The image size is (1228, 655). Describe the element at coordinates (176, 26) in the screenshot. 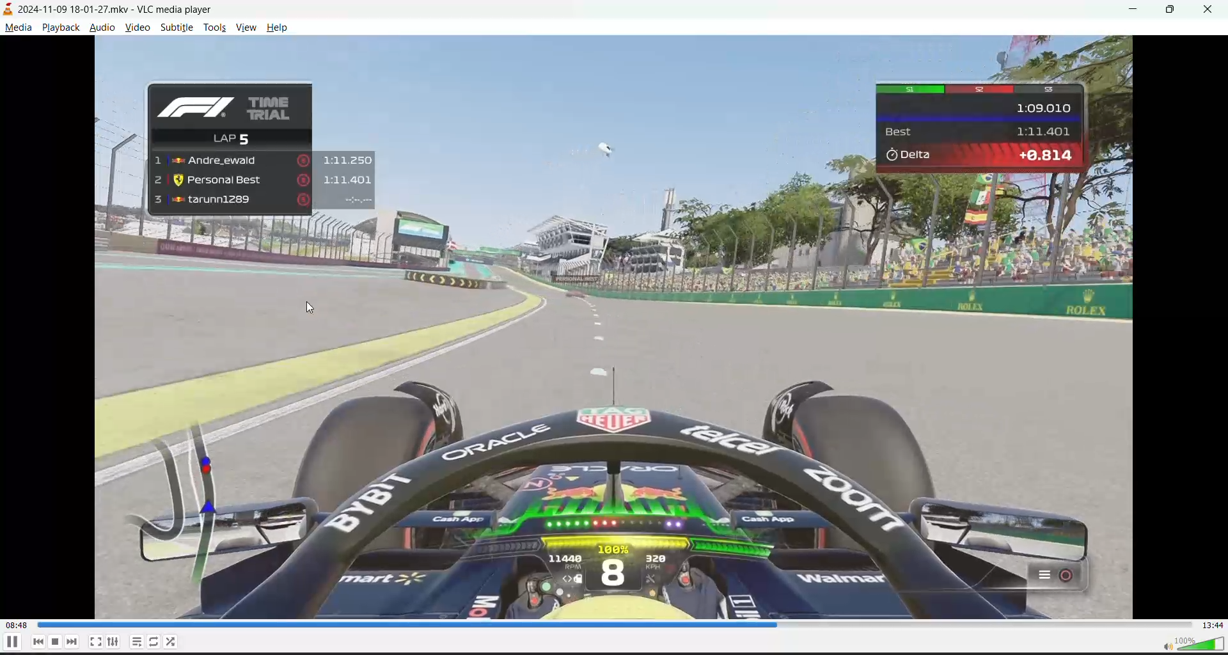

I see `subtitle` at that location.